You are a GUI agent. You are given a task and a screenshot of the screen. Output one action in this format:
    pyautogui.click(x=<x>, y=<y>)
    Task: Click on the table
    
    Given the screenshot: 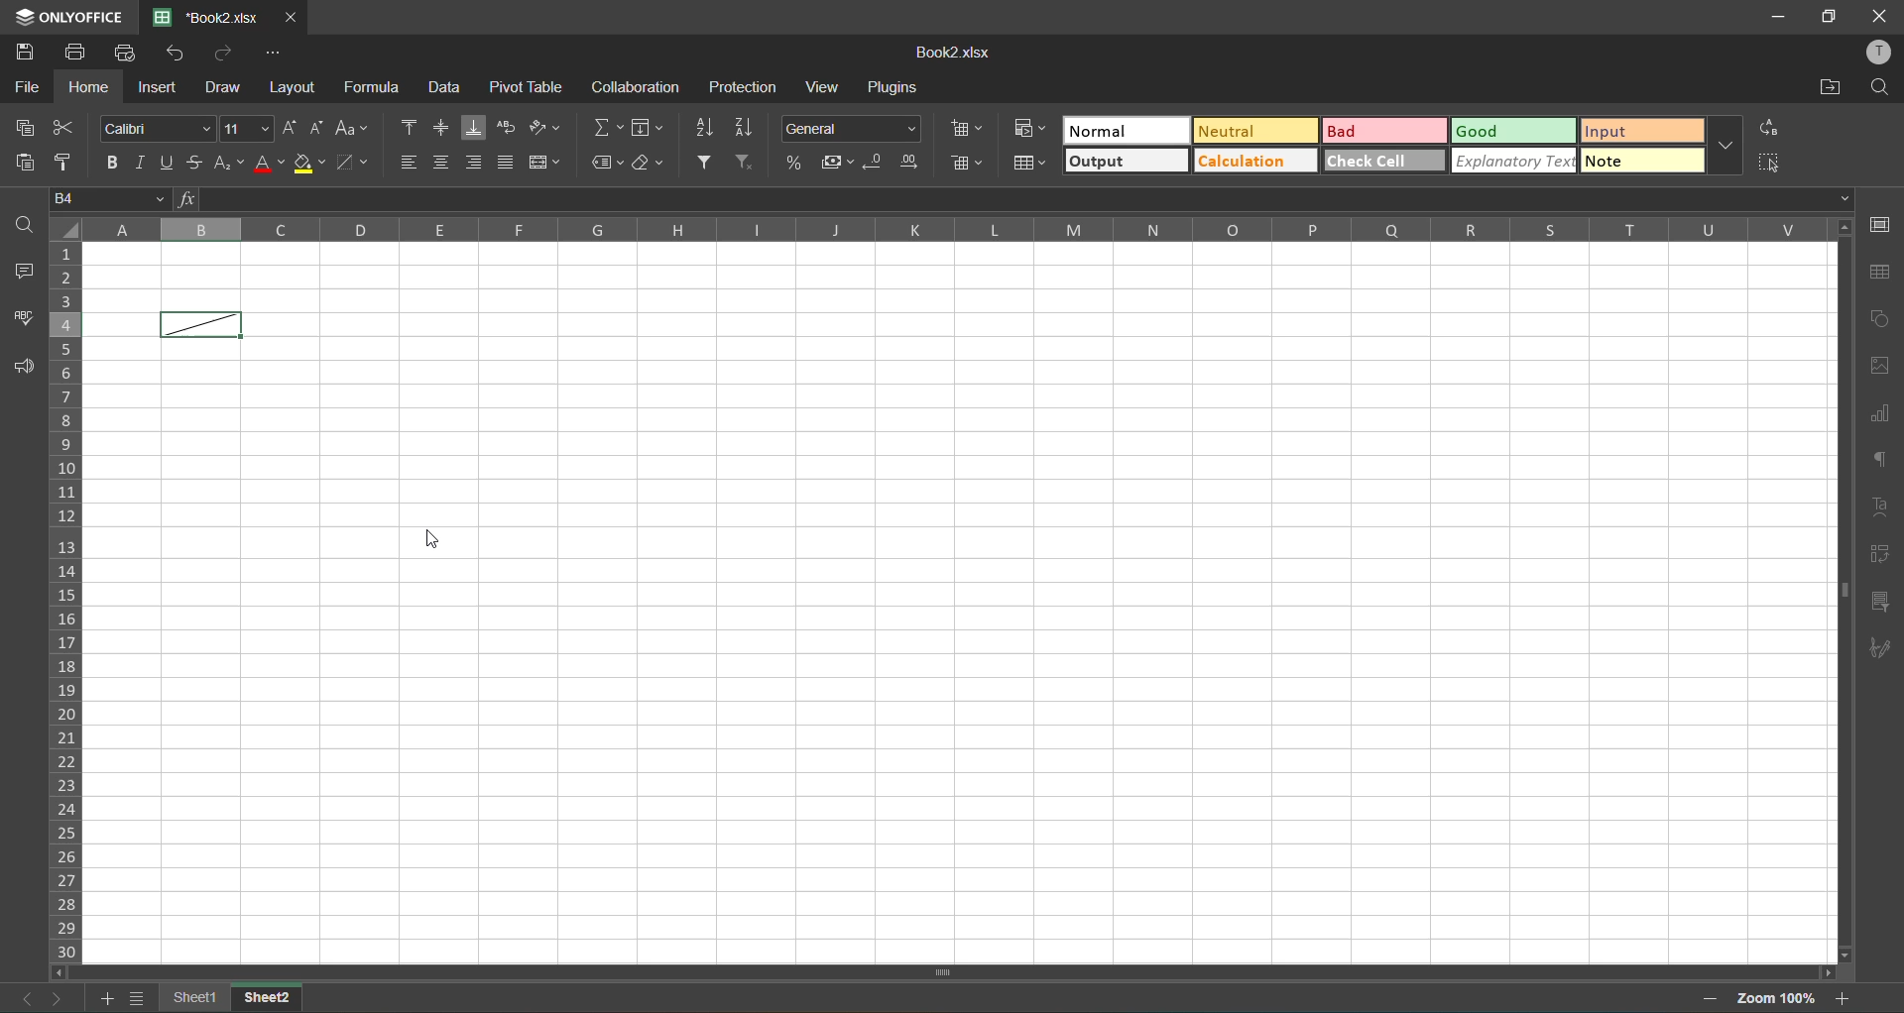 What is the action you would take?
    pyautogui.click(x=1879, y=273)
    